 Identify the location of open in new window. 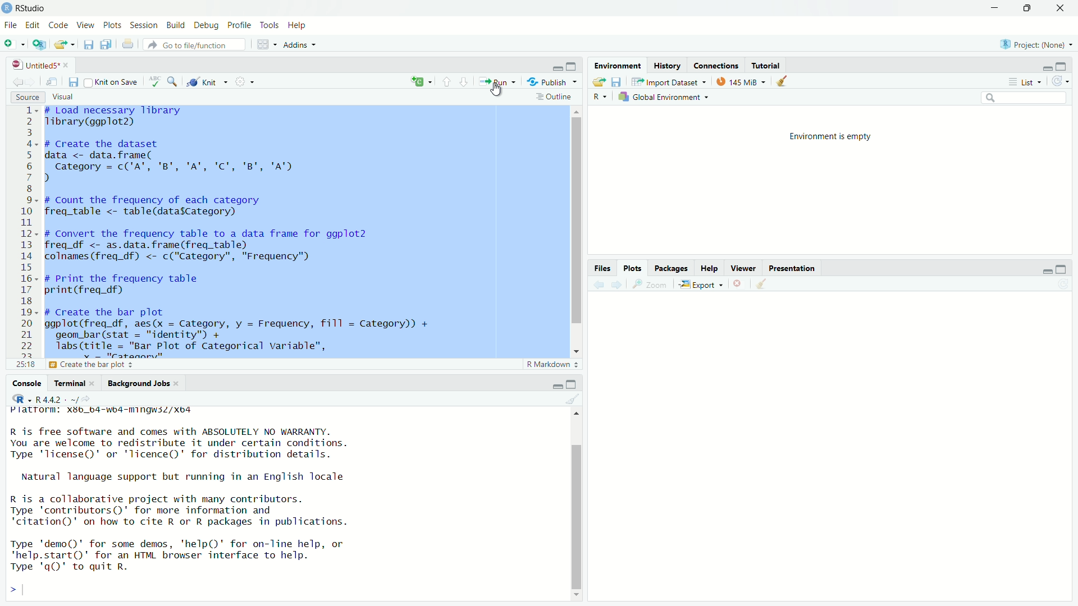
(38, 45).